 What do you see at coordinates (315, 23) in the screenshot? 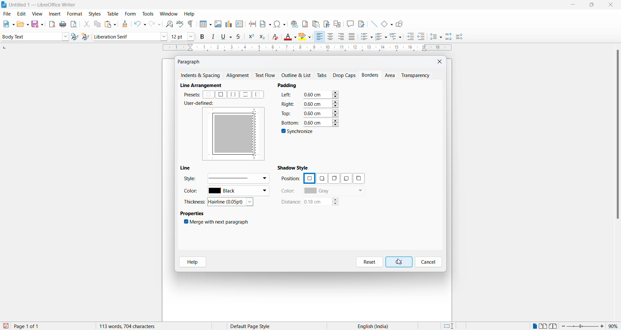
I see `insert endnote` at bounding box center [315, 23].